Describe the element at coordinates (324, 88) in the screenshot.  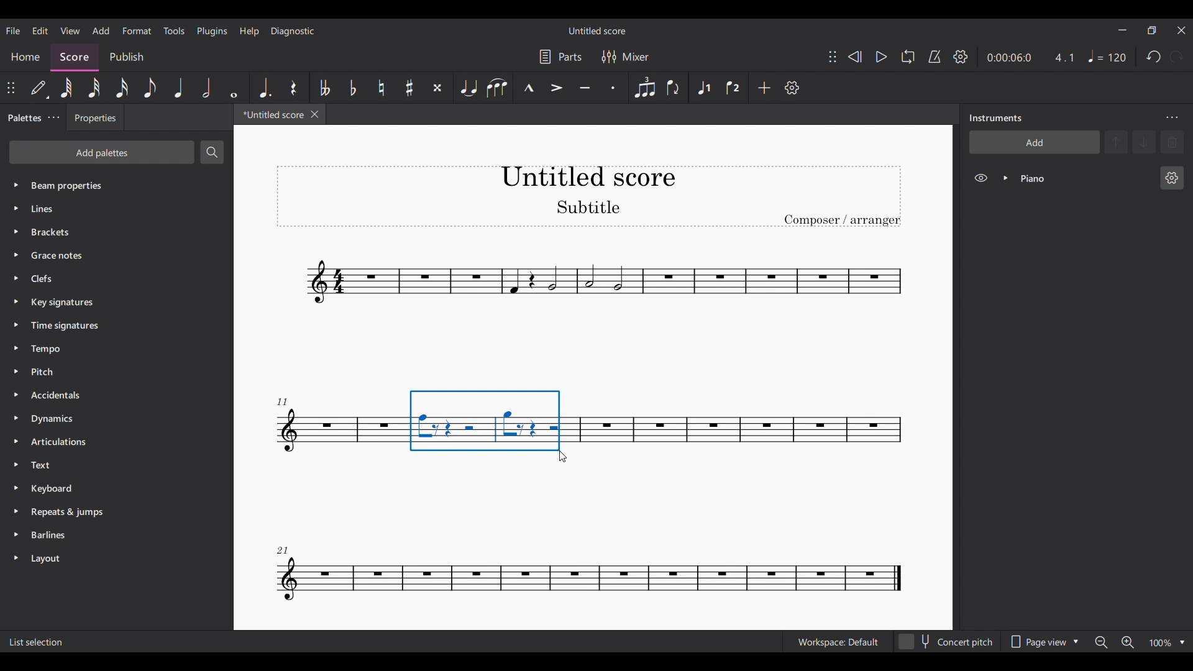
I see `Toggle double flat` at that location.